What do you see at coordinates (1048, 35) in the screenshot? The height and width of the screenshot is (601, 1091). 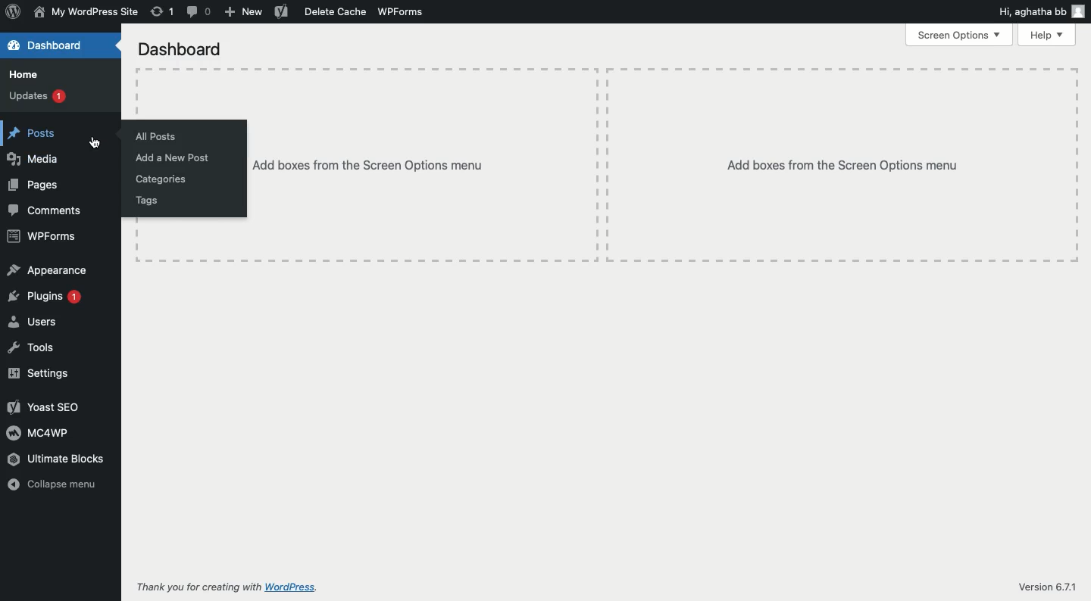 I see `Help ` at bounding box center [1048, 35].